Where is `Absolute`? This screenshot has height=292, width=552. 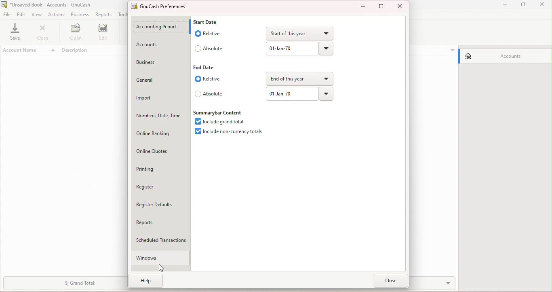
Absolute is located at coordinates (210, 95).